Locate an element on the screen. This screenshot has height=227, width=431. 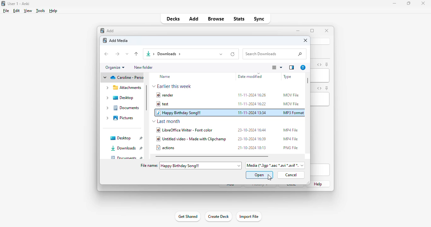
close is located at coordinates (423, 3).